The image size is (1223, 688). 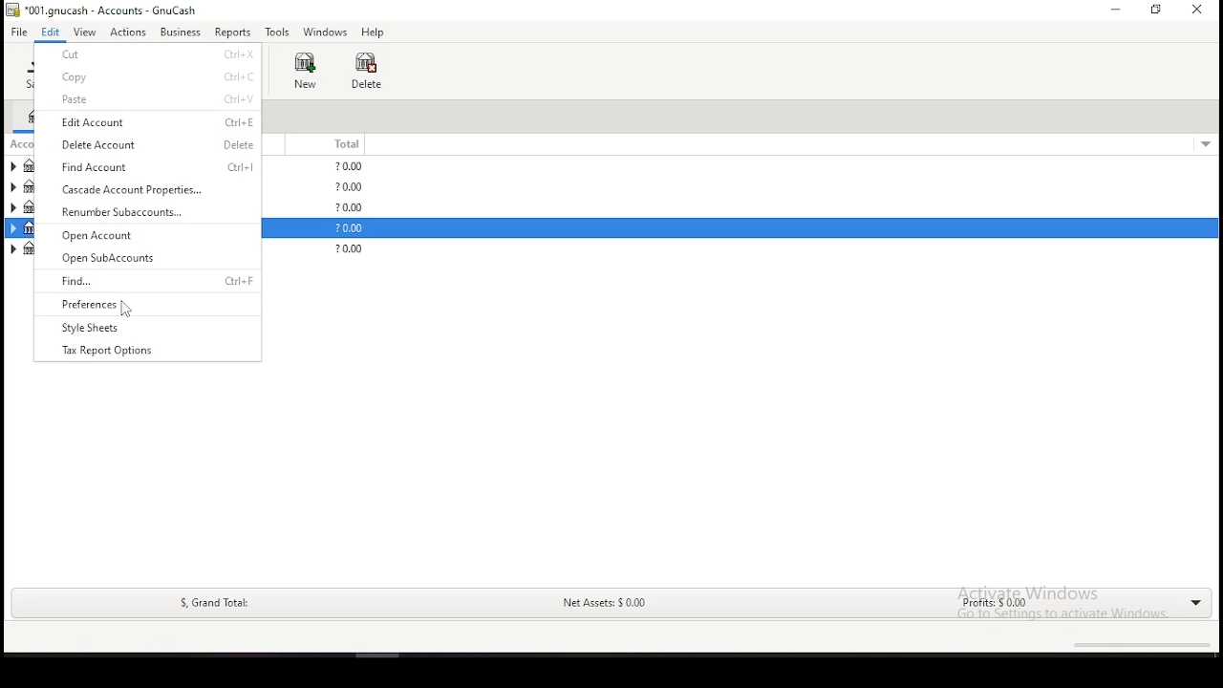 What do you see at coordinates (126, 310) in the screenshot?
I see `mouse pointer` at bounding box center [126, 310].